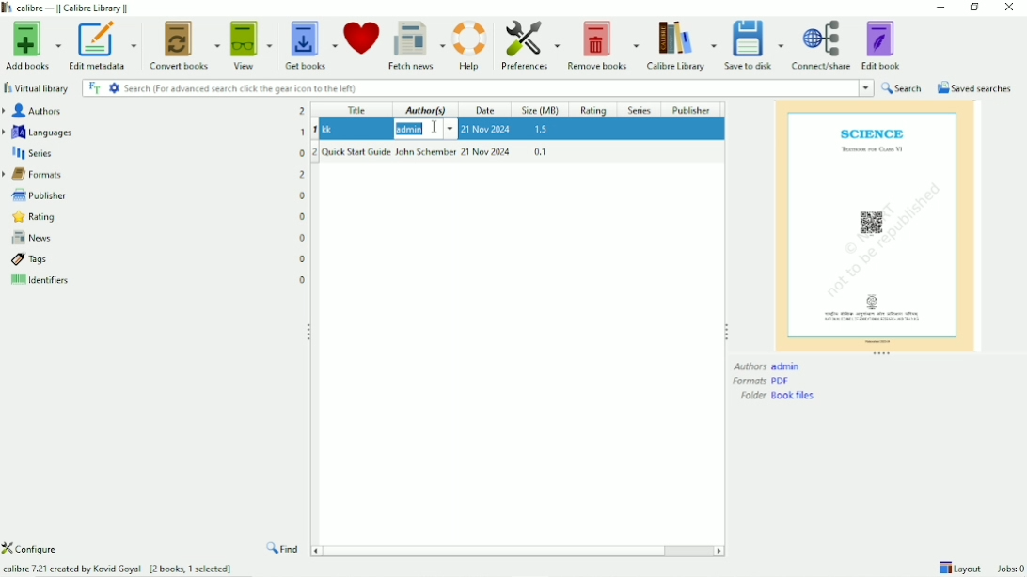  I want to click on Horizontal scrollbar, so click(499, 550).